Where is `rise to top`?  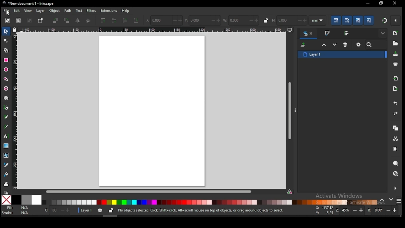
rise to top is located at coordinates (103, 21).